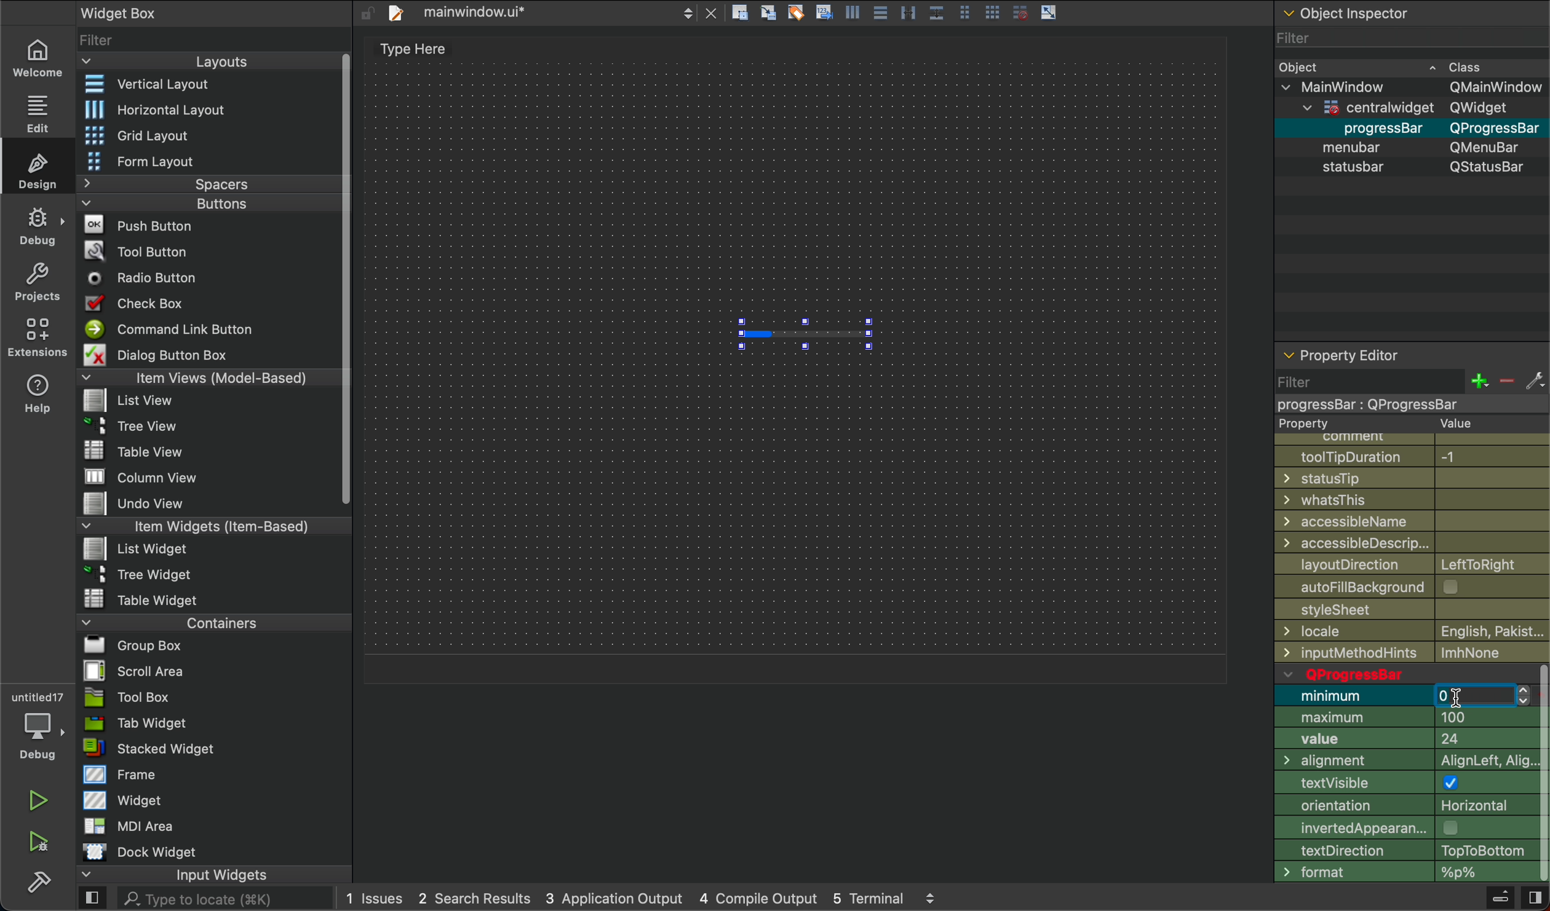 This screenshot has height=911, width=1550. I want to click on Container, so click(183, 621).